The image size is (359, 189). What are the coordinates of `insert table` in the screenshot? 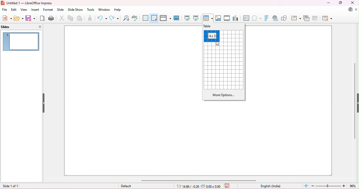 It's located at (208, 18).